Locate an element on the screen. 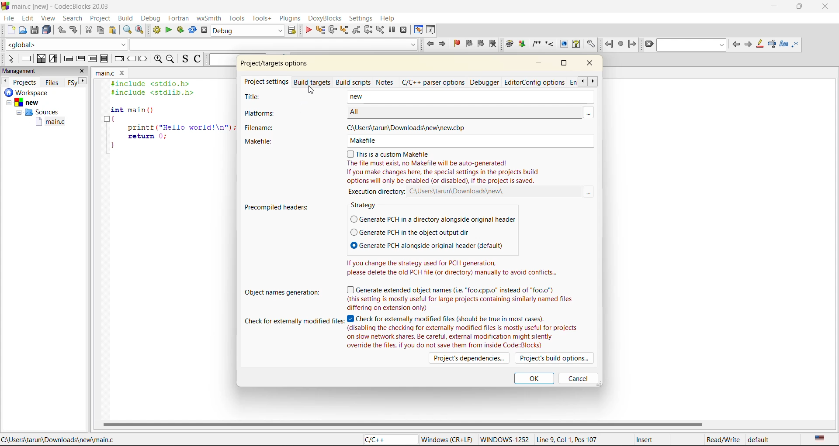  title is located at coordinates (268, 97).